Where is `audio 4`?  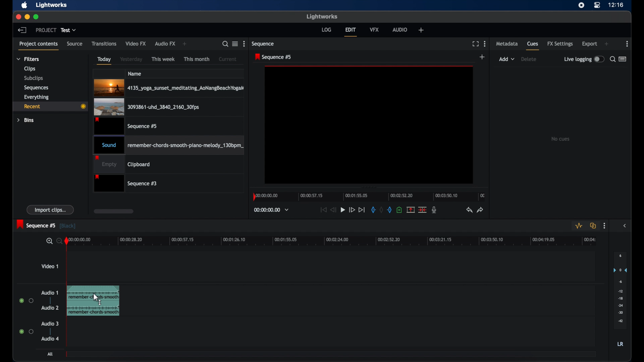
audio 4 is located at coordinates (50, 339).